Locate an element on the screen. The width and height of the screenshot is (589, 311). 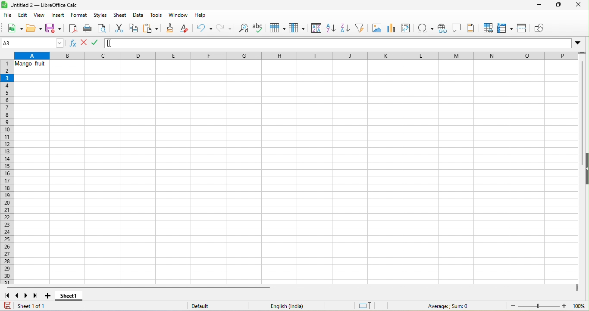
clone formatting is located at coordinates (169, 29).